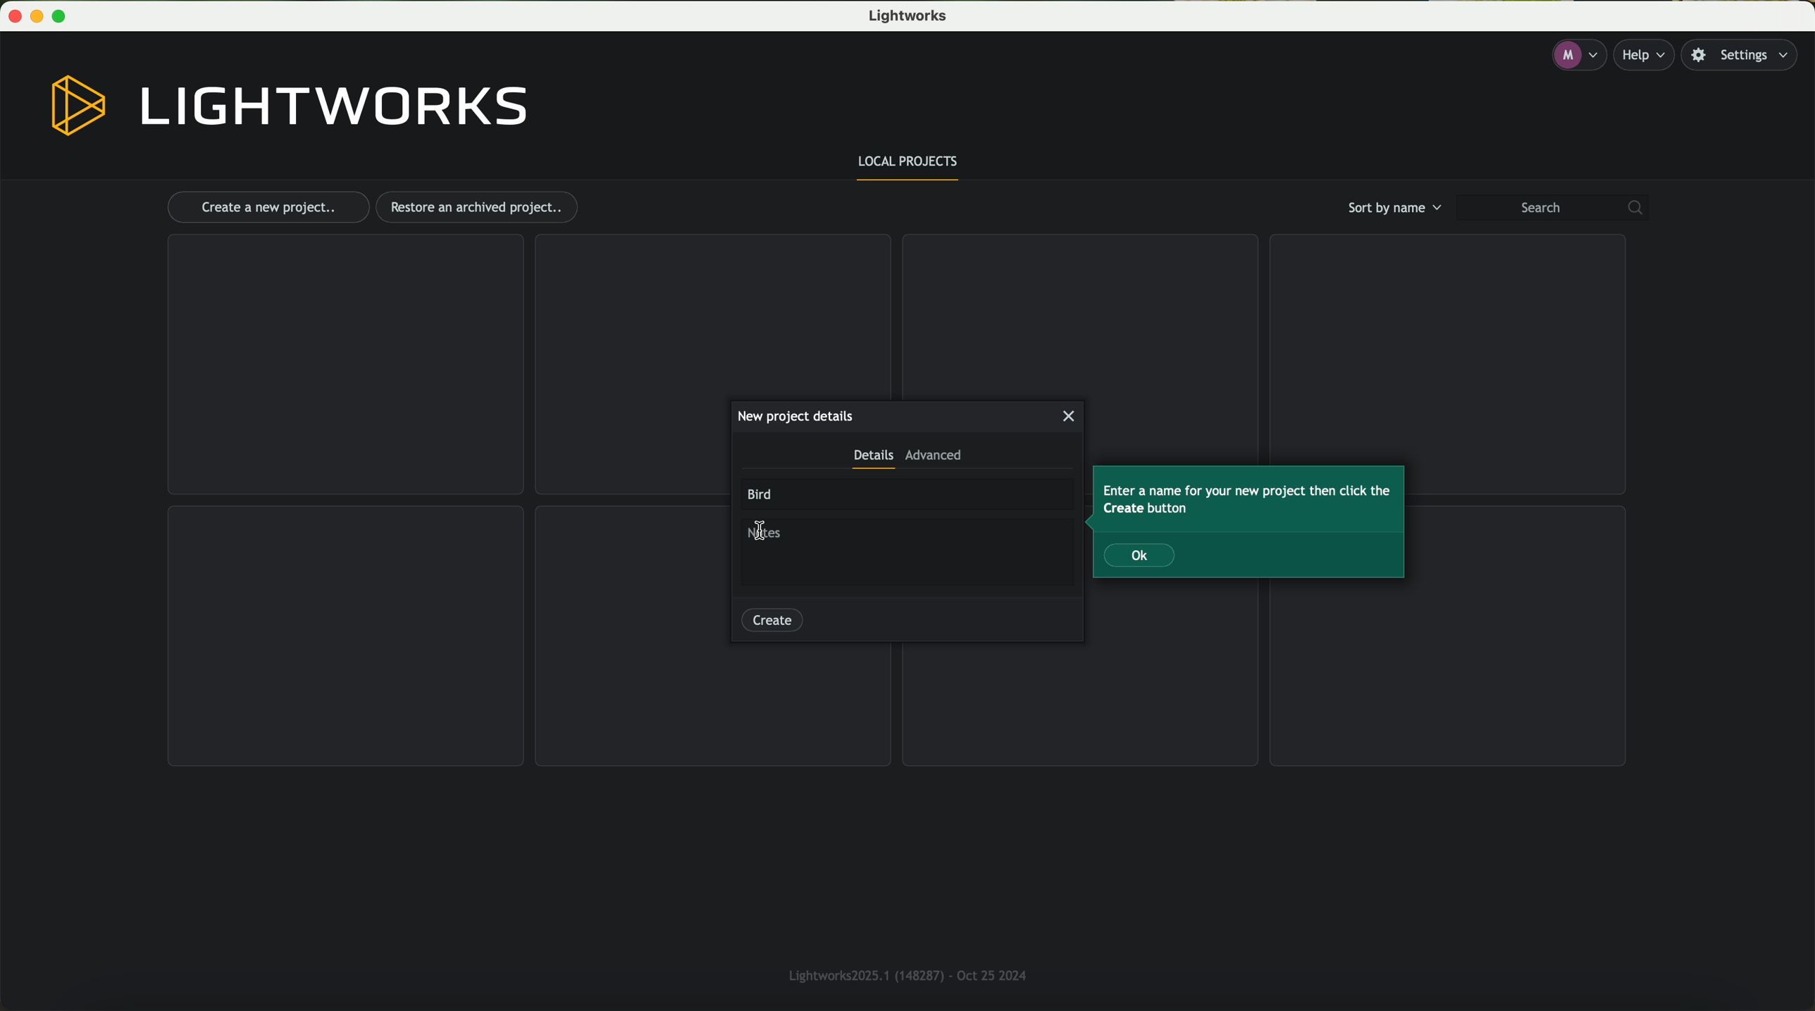 Image resolution: width=1815 pixels, height=1011 pixels. I want to click on registered trademark, so click(903, 973).